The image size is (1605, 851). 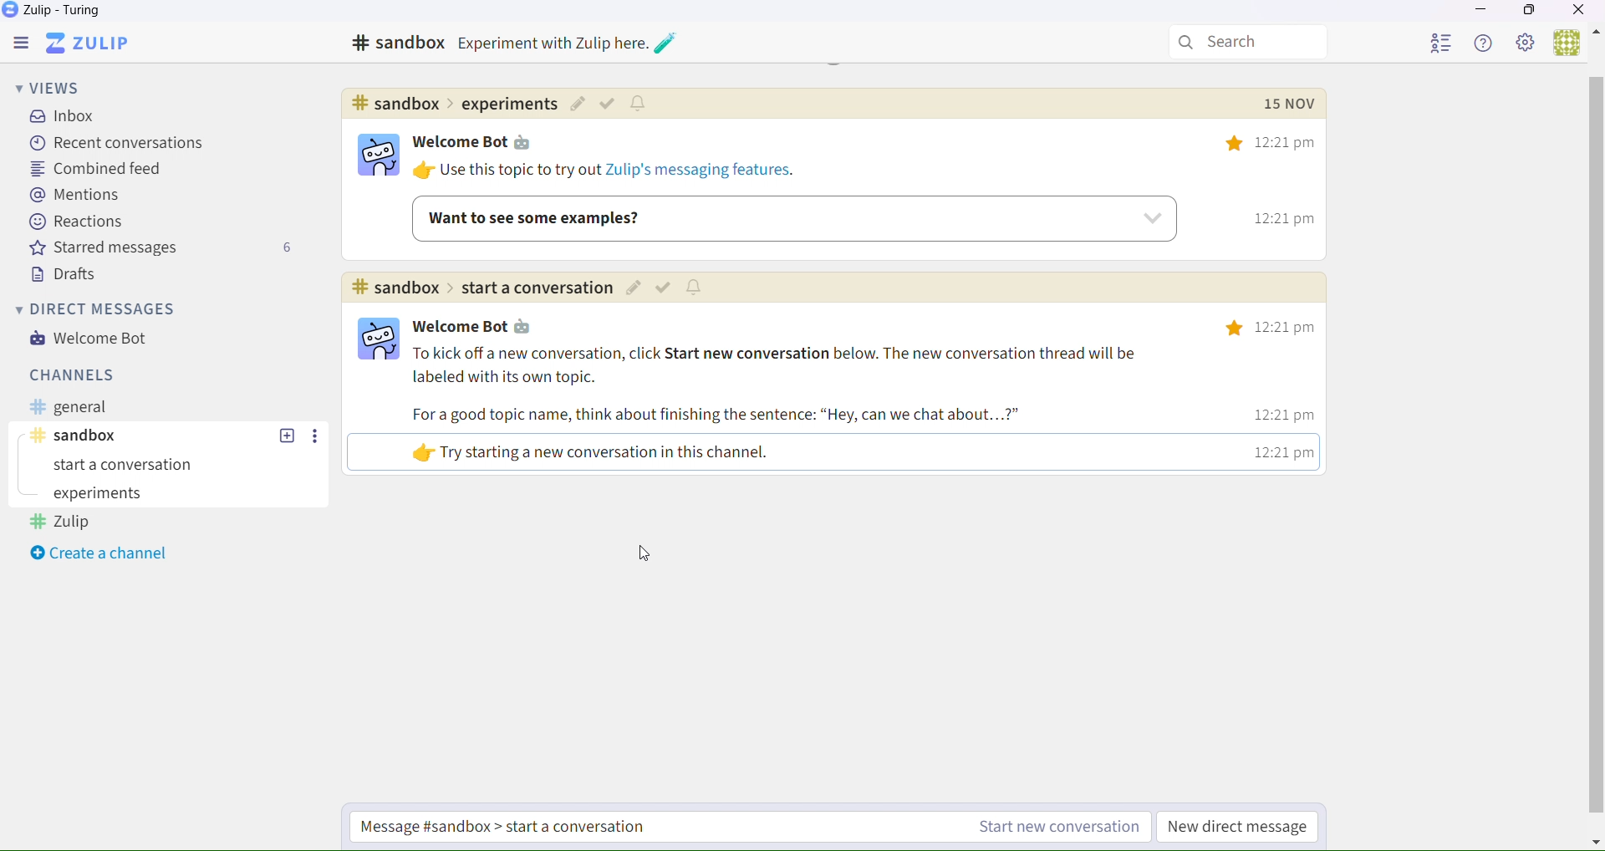 I want to click on Menu, so click(x=25, y=42).